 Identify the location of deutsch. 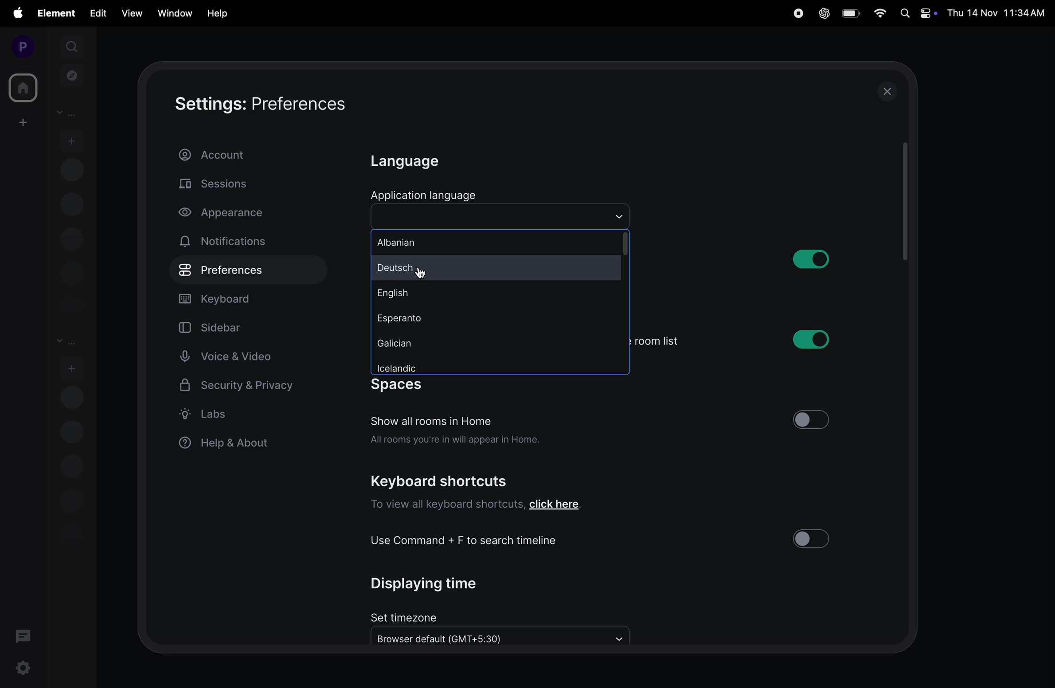
(496, 270).